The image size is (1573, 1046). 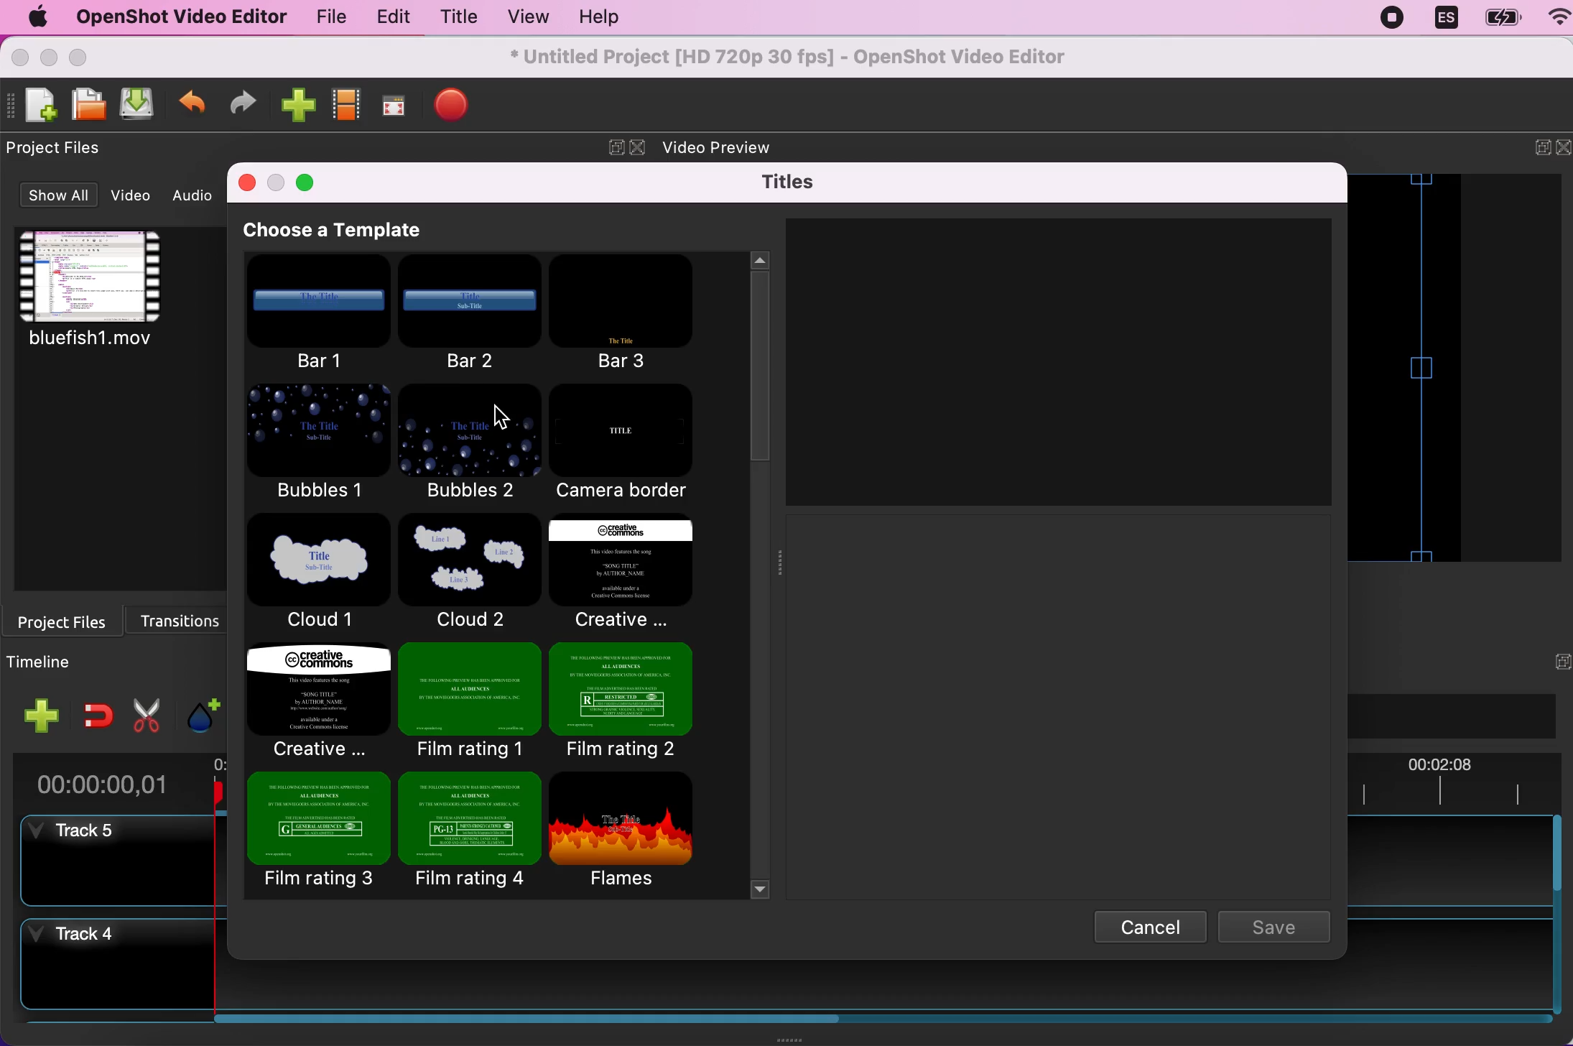 I want to click on view, so click(x=523, y=17).